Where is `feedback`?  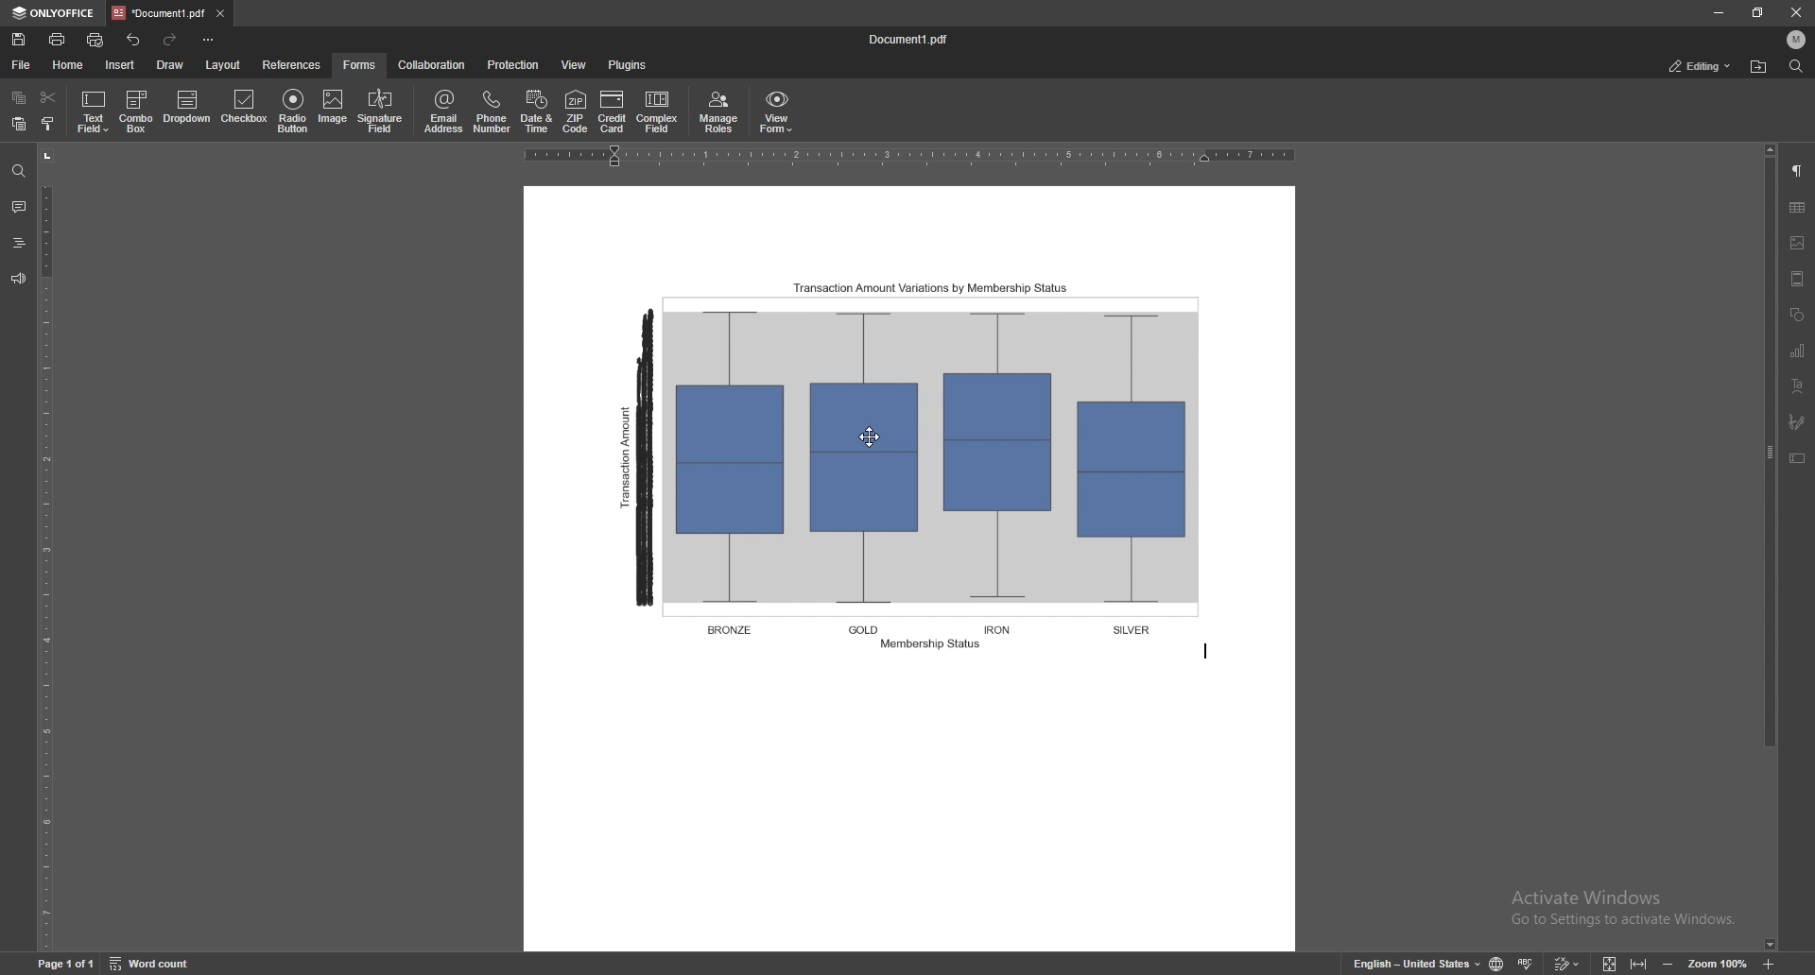 feedback is located at coordinates (17, 279).